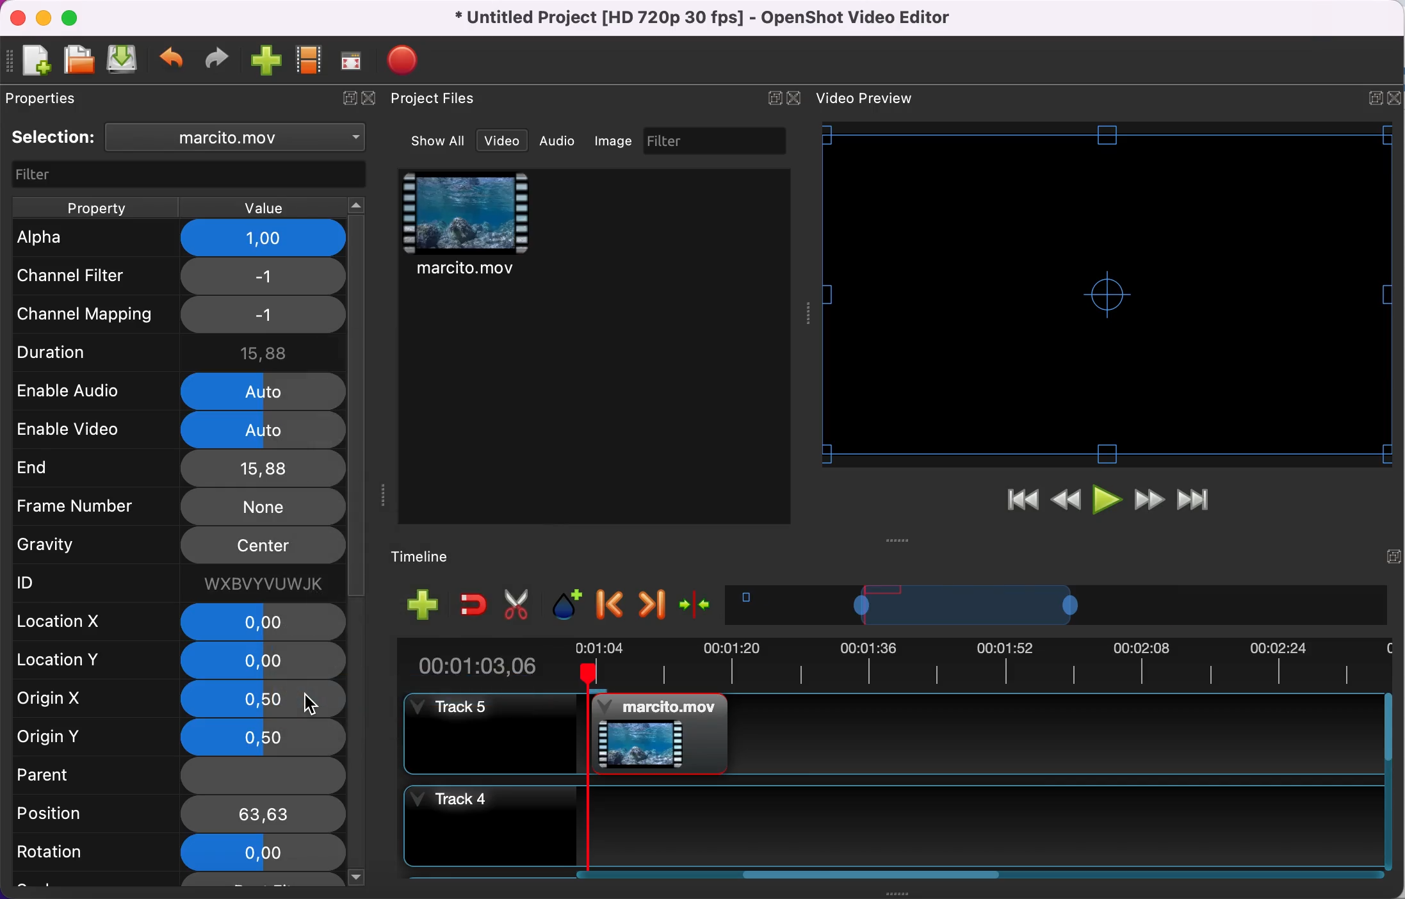 The width and height of the screenshot is (1405, 899). Describe the element at coordinates (346, 99) in the screenshot. I see `expand/hide` at that location.